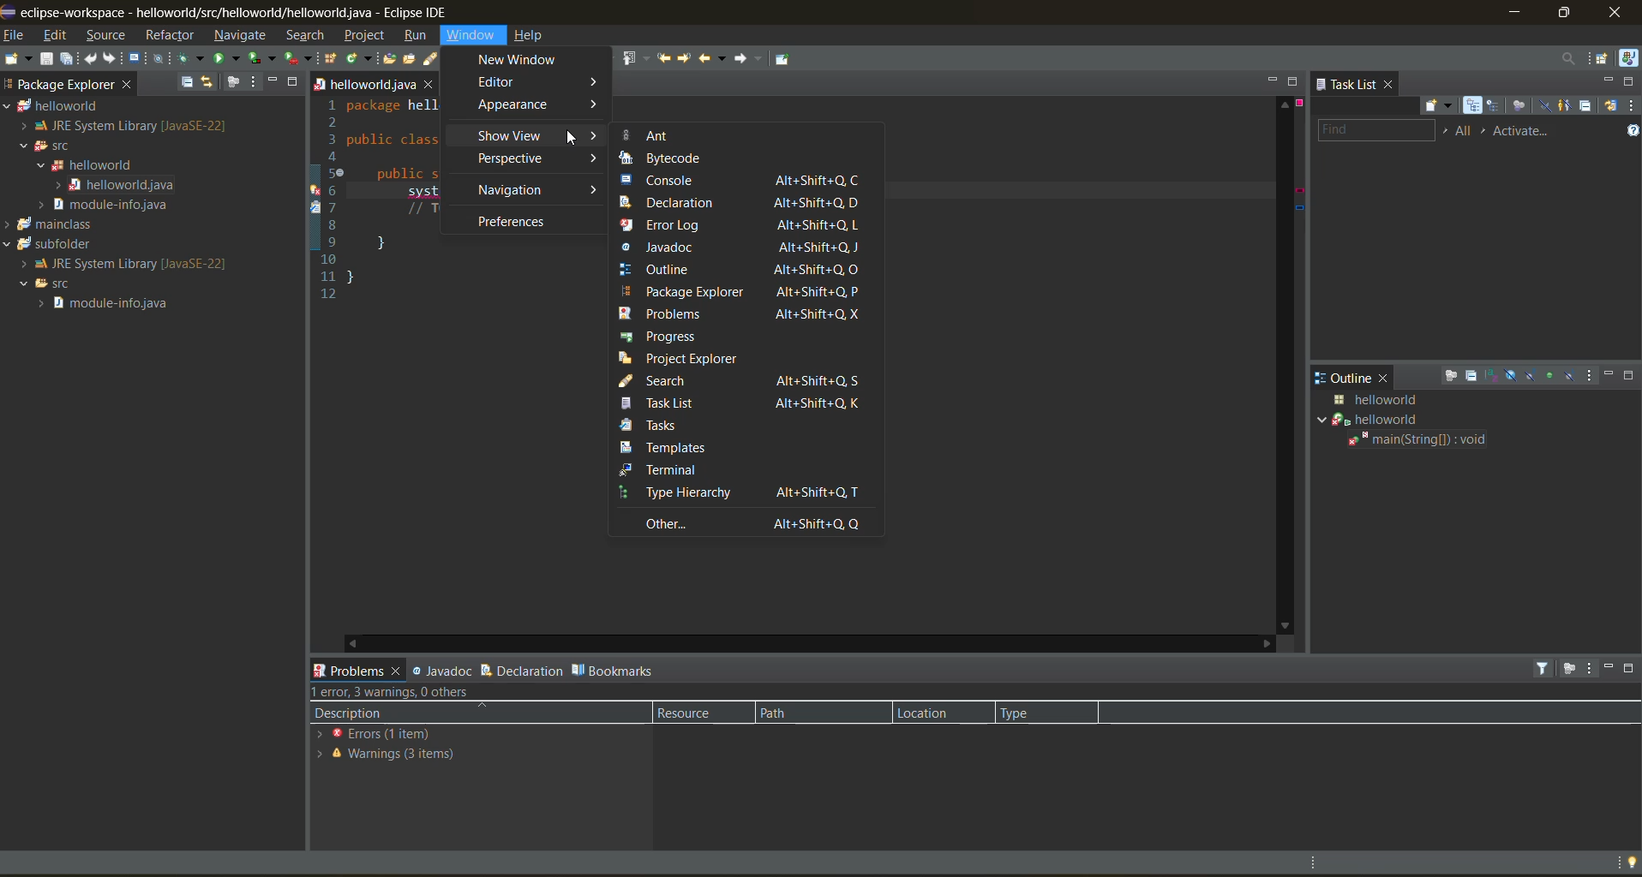 This screenshot has width=1642, height=877. I want to click on toggle breadcrumb, so click(471, 59).